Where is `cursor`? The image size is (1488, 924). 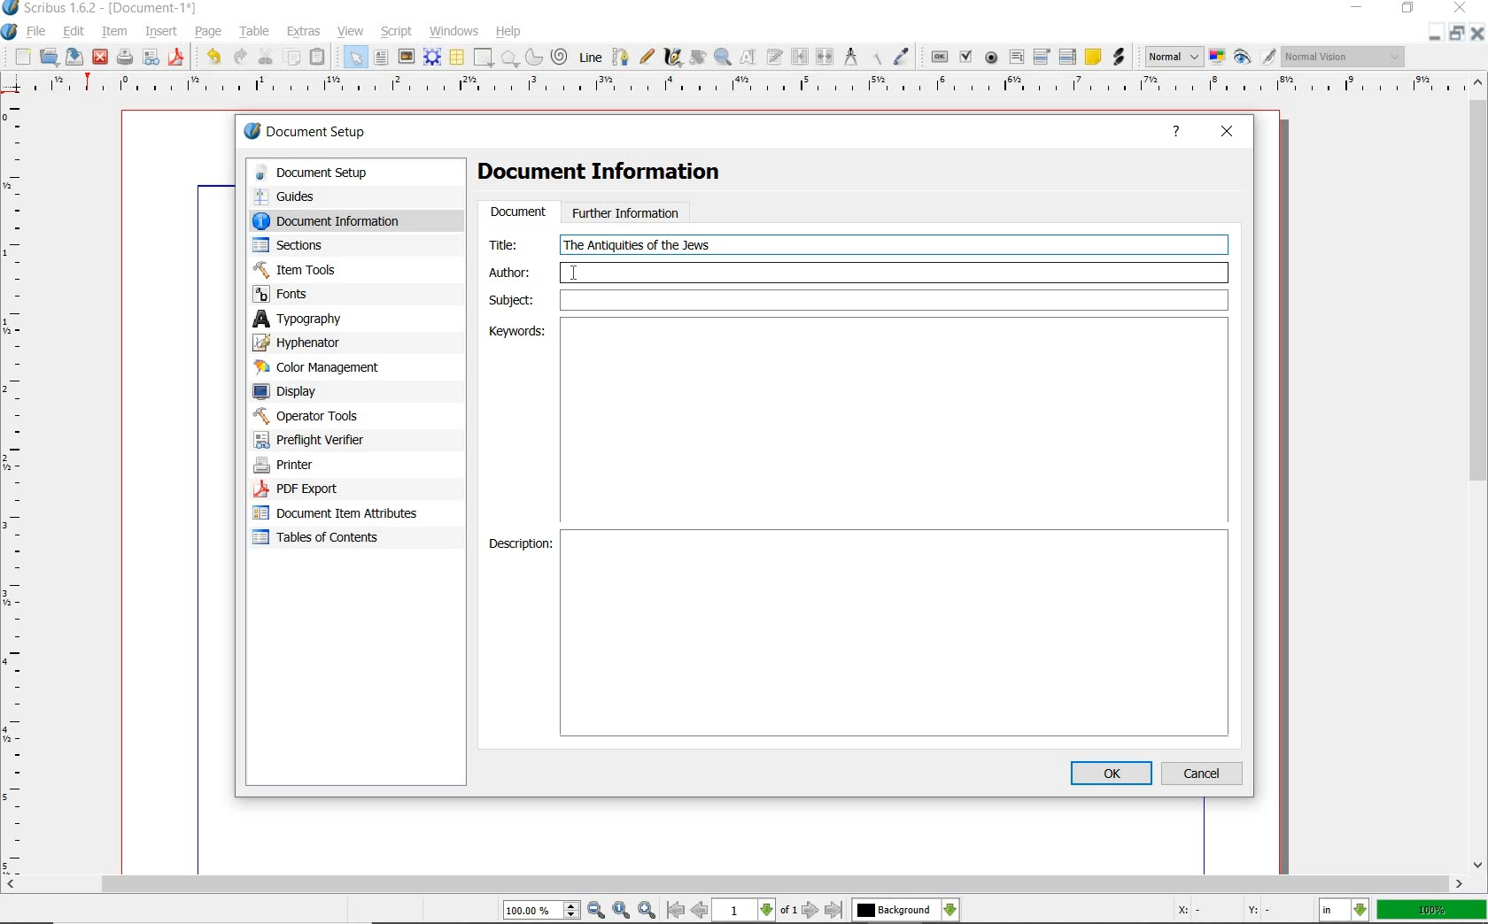 cursor is located at coordinates (572, 273).